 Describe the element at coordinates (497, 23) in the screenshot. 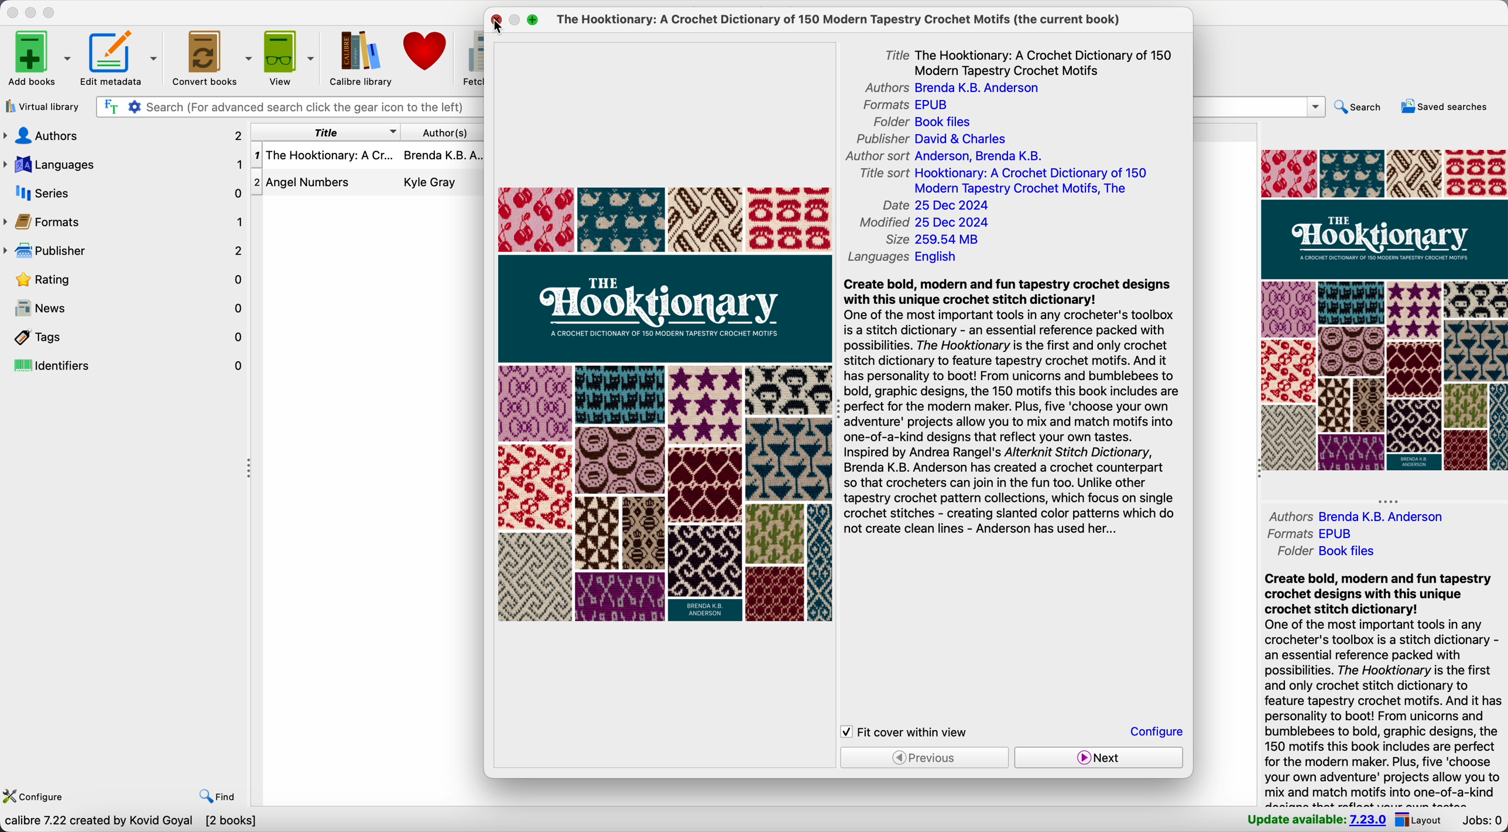

I see `click on close pop-up` at that location.